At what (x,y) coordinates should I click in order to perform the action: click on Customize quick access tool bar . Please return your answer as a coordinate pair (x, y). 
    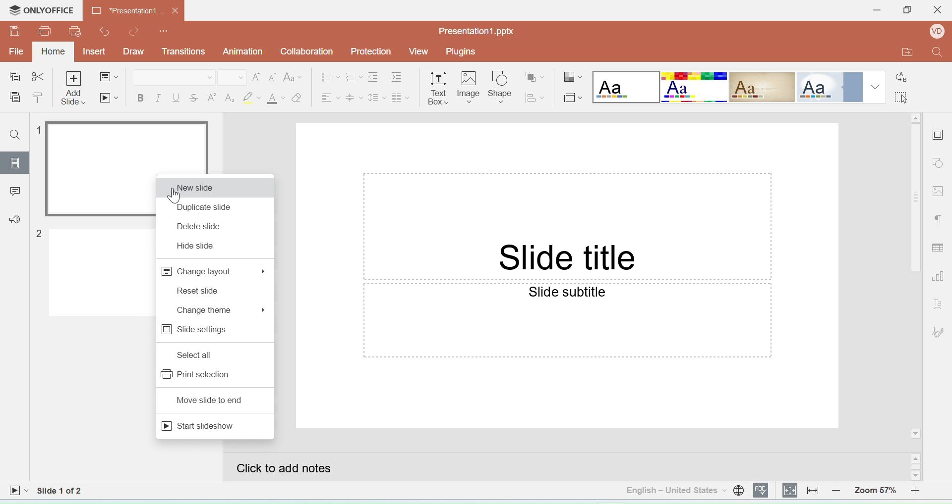
    Looking at the image, I should click on (165, 29).